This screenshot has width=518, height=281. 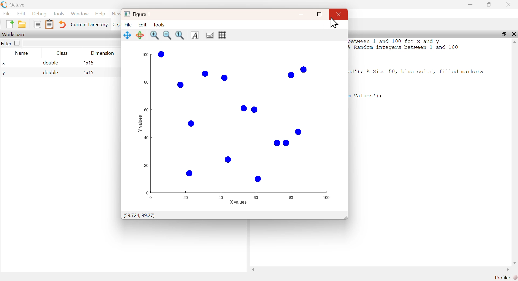 I want to click on Octave, so click(x=19, y=5).